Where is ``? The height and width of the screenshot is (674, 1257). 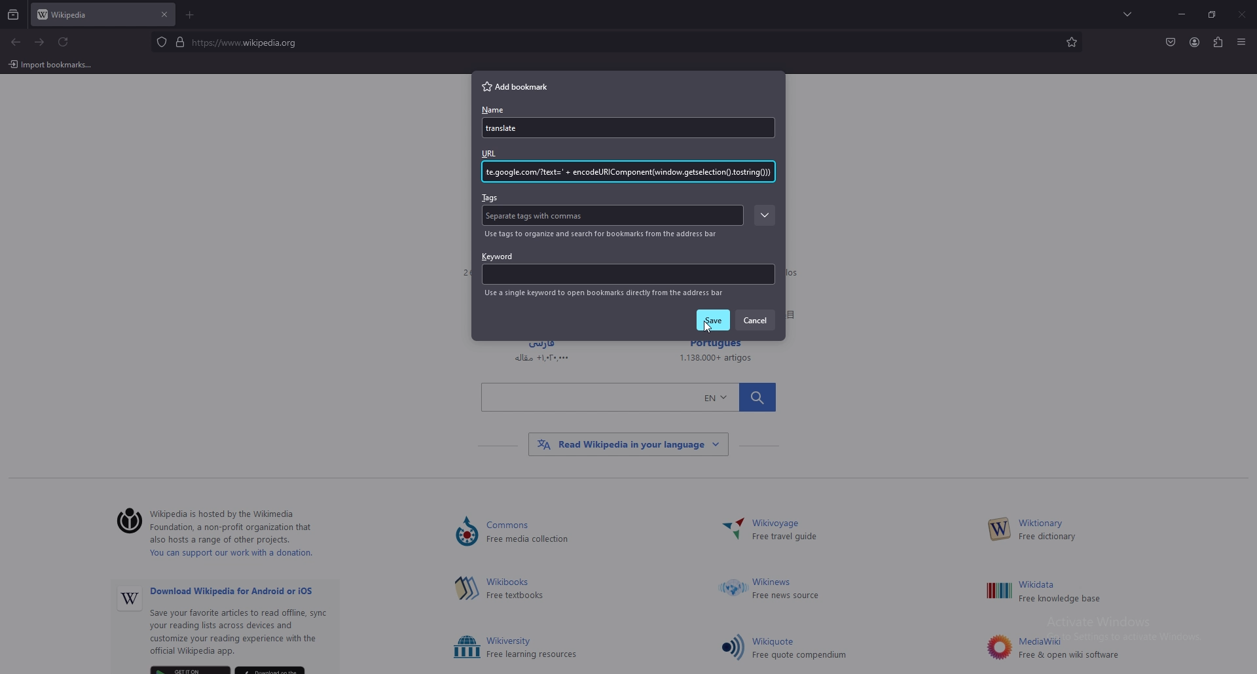  is located at coordinates (249, 623).